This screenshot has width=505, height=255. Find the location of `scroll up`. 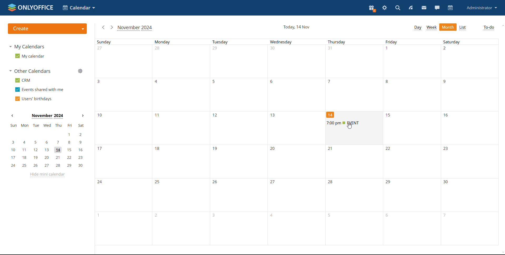

scroll up is located at coordinates (502, 25).